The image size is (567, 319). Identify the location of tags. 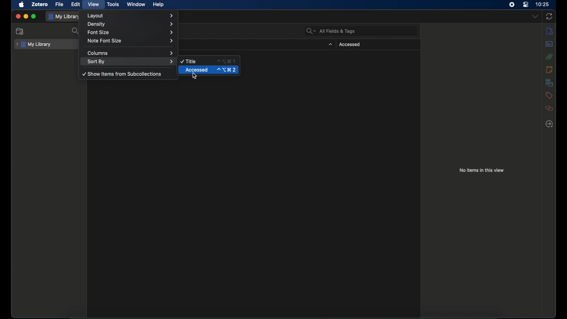
(549, 95).